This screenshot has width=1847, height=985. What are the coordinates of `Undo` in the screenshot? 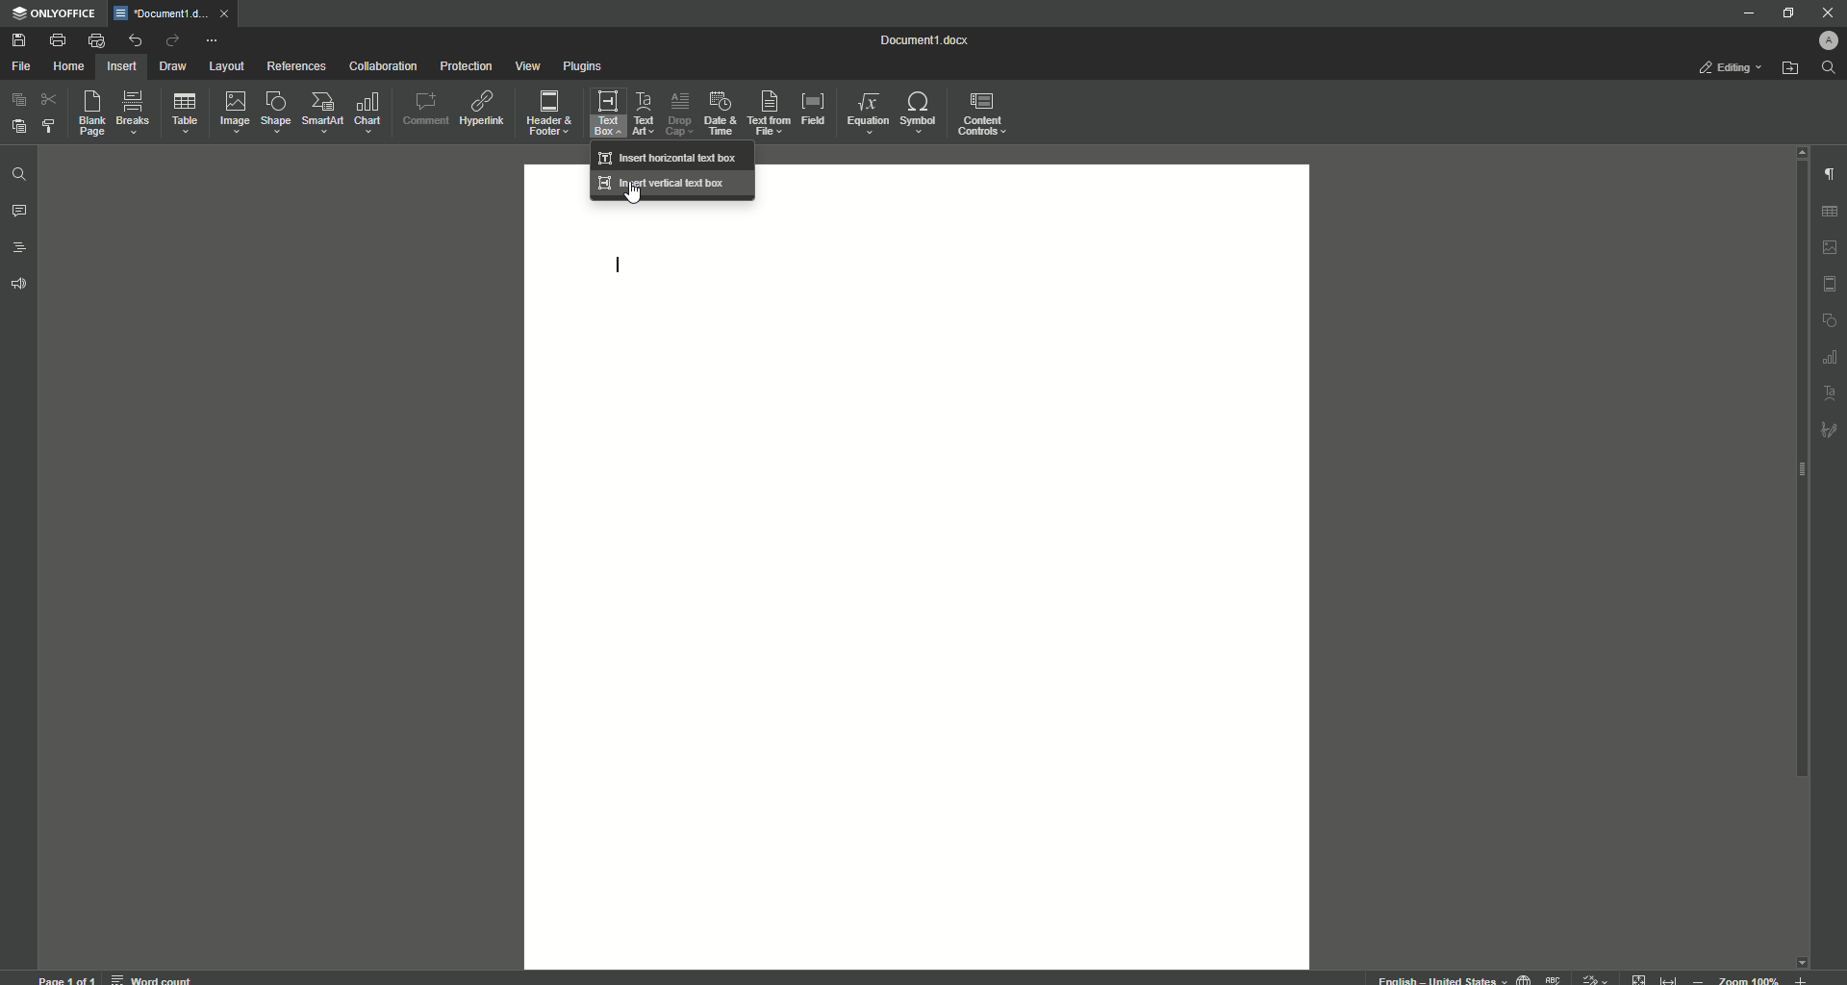 It's located at (134, 40).